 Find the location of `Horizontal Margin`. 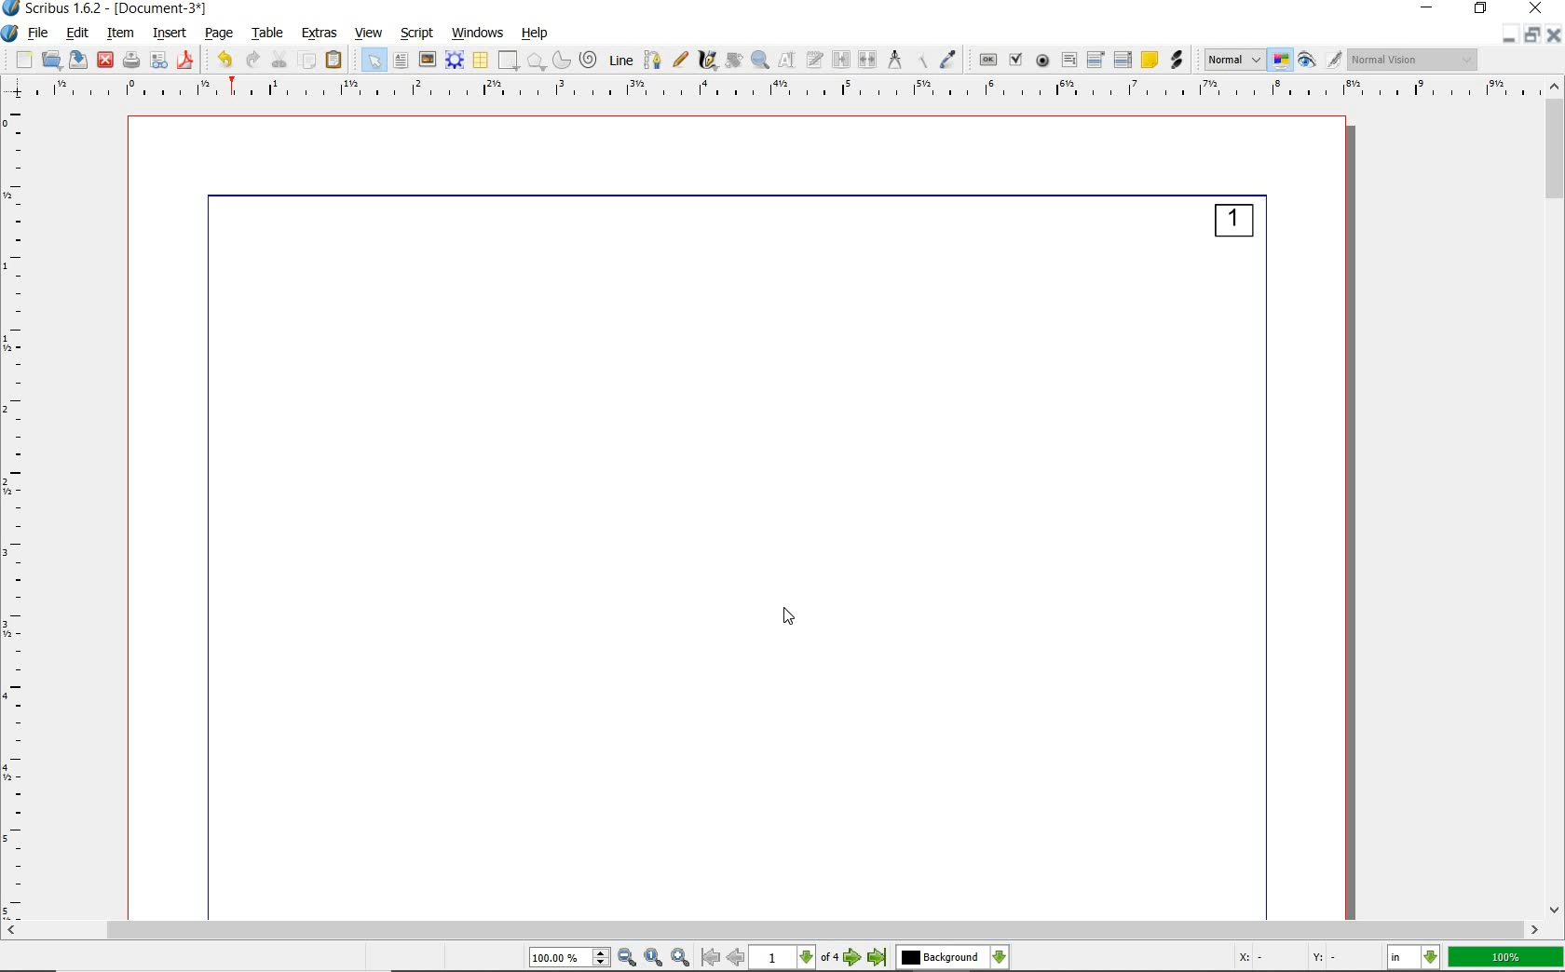

Horizontal Margin is located at coordinates (784, 90).